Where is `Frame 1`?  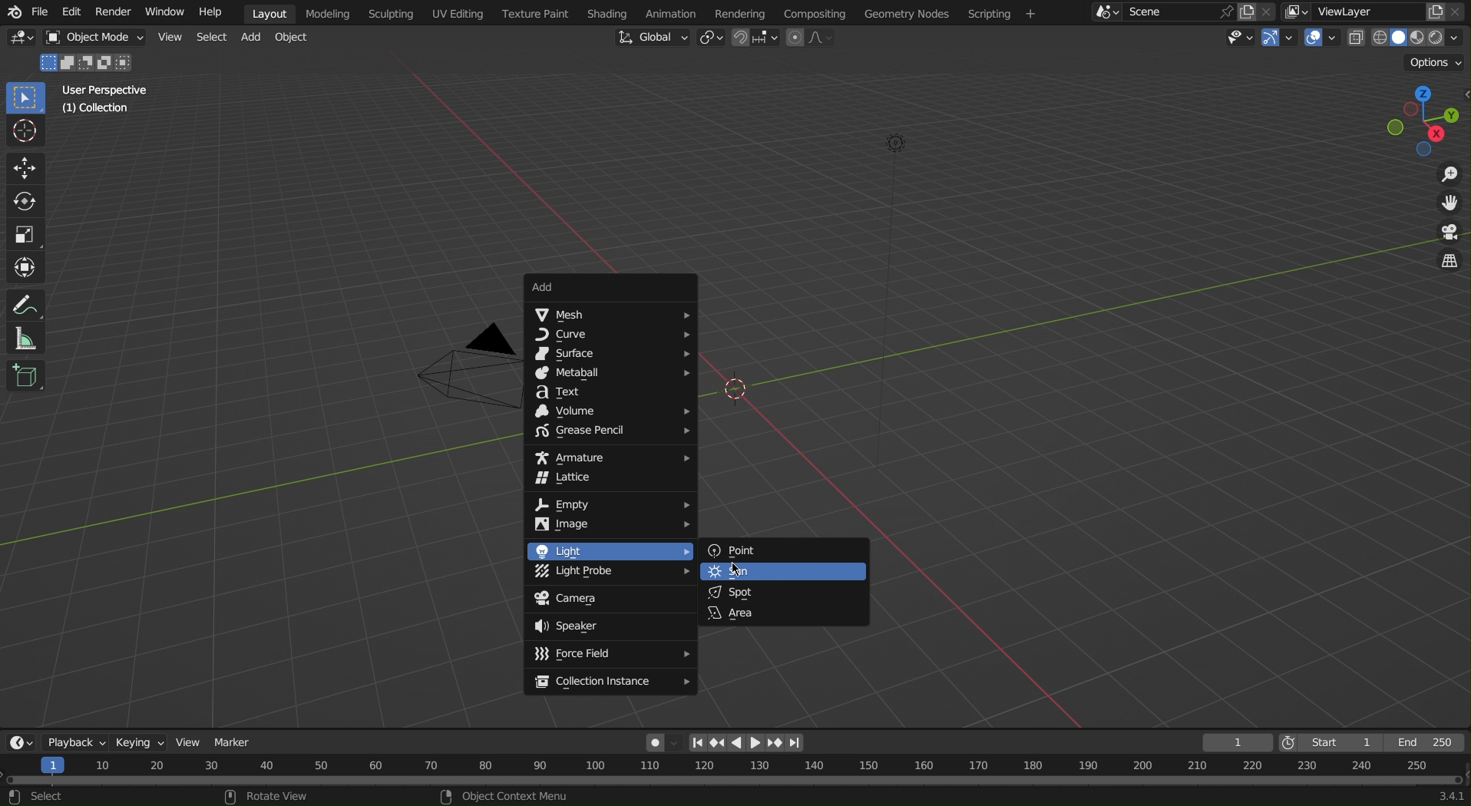 Frame 1 is located at coordinates (1239, 742).